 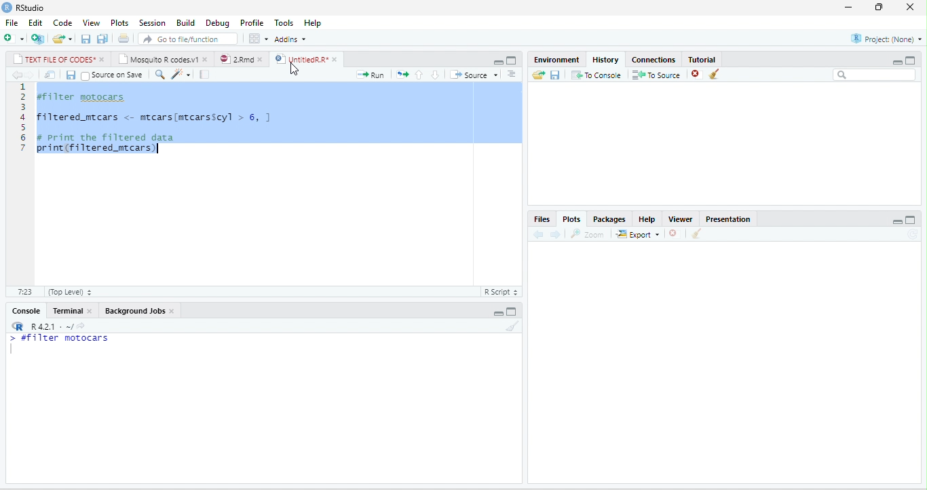 What do you see at coordinates (88, 98) in the screenshot?
I see `#filter motocars` at bounding box center [88, 98].